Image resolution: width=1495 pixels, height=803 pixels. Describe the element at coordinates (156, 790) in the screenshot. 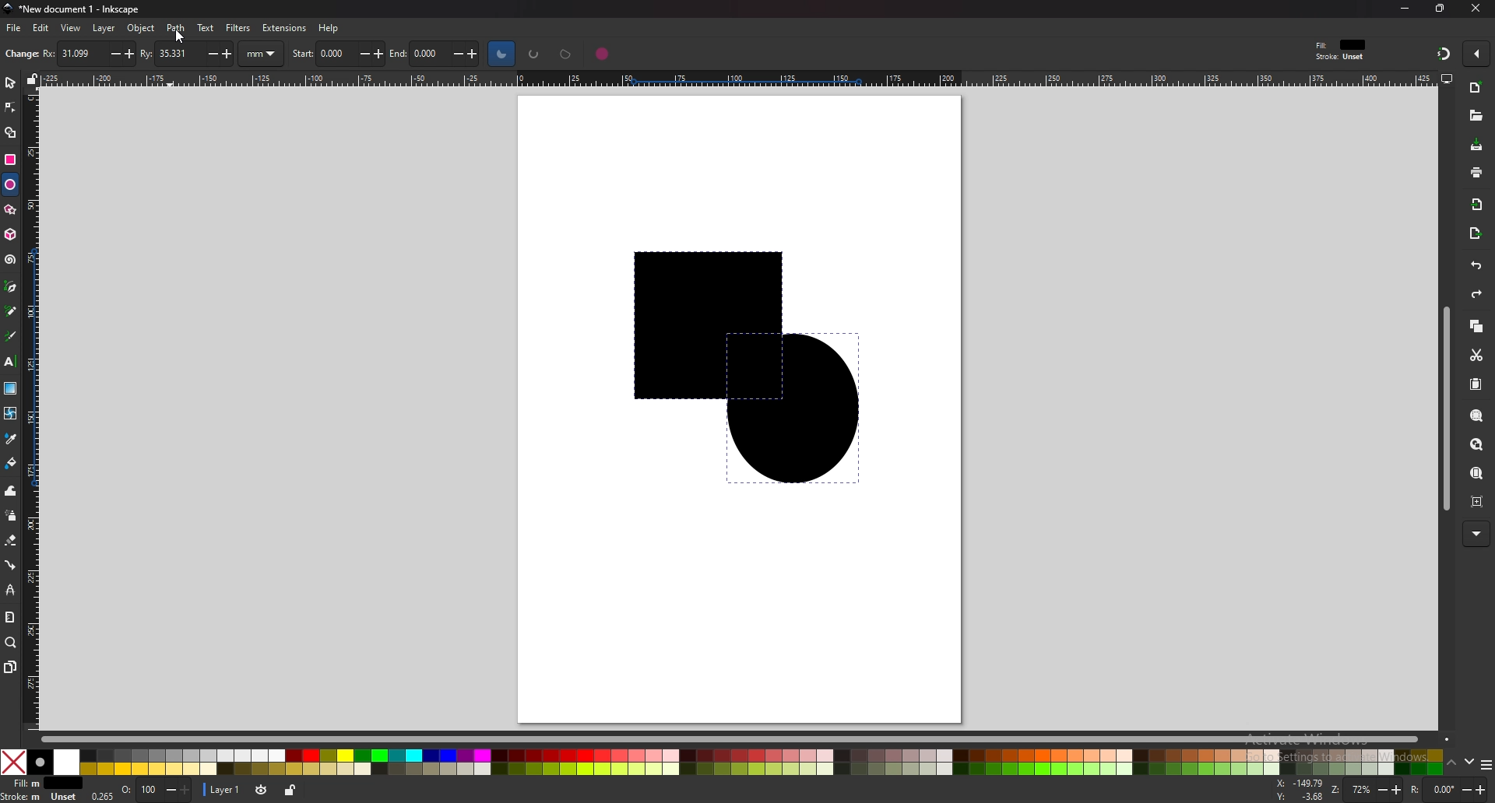

I see `opacity` at that location.